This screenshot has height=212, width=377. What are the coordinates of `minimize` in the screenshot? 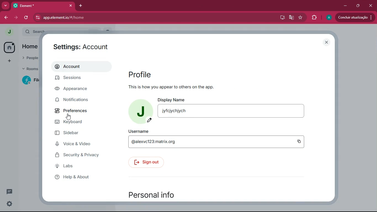 It's located at (344, 6).